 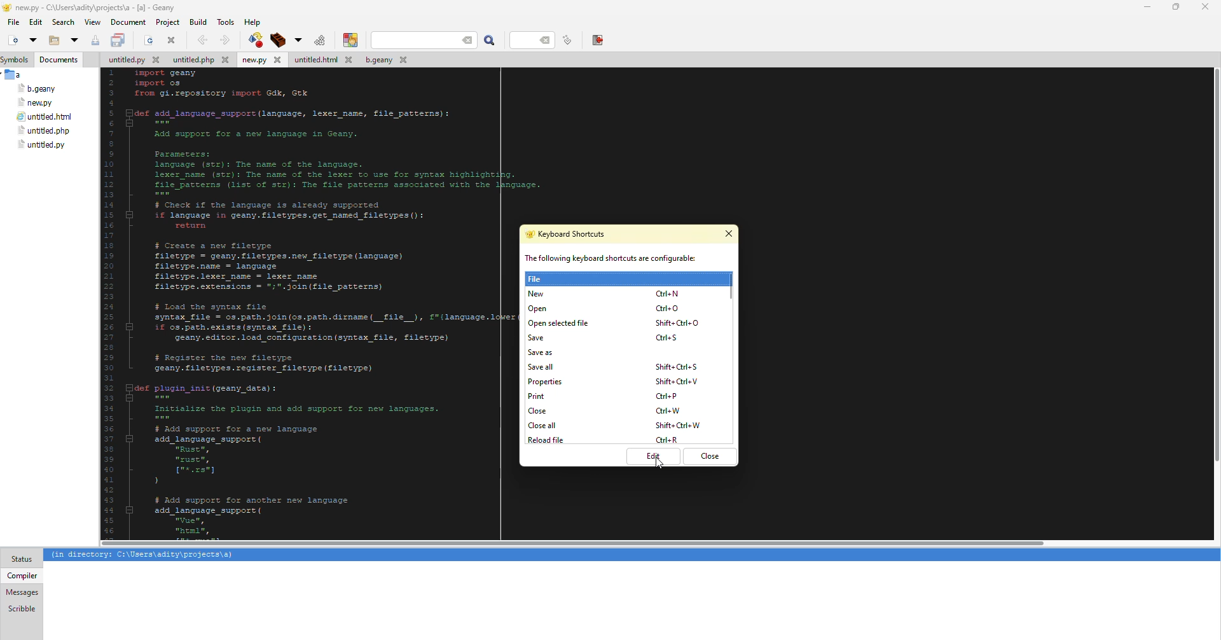 What do you see at coordinates (254, 39) in the screenshot?
I see `compile` at bounding box center [254, 39].